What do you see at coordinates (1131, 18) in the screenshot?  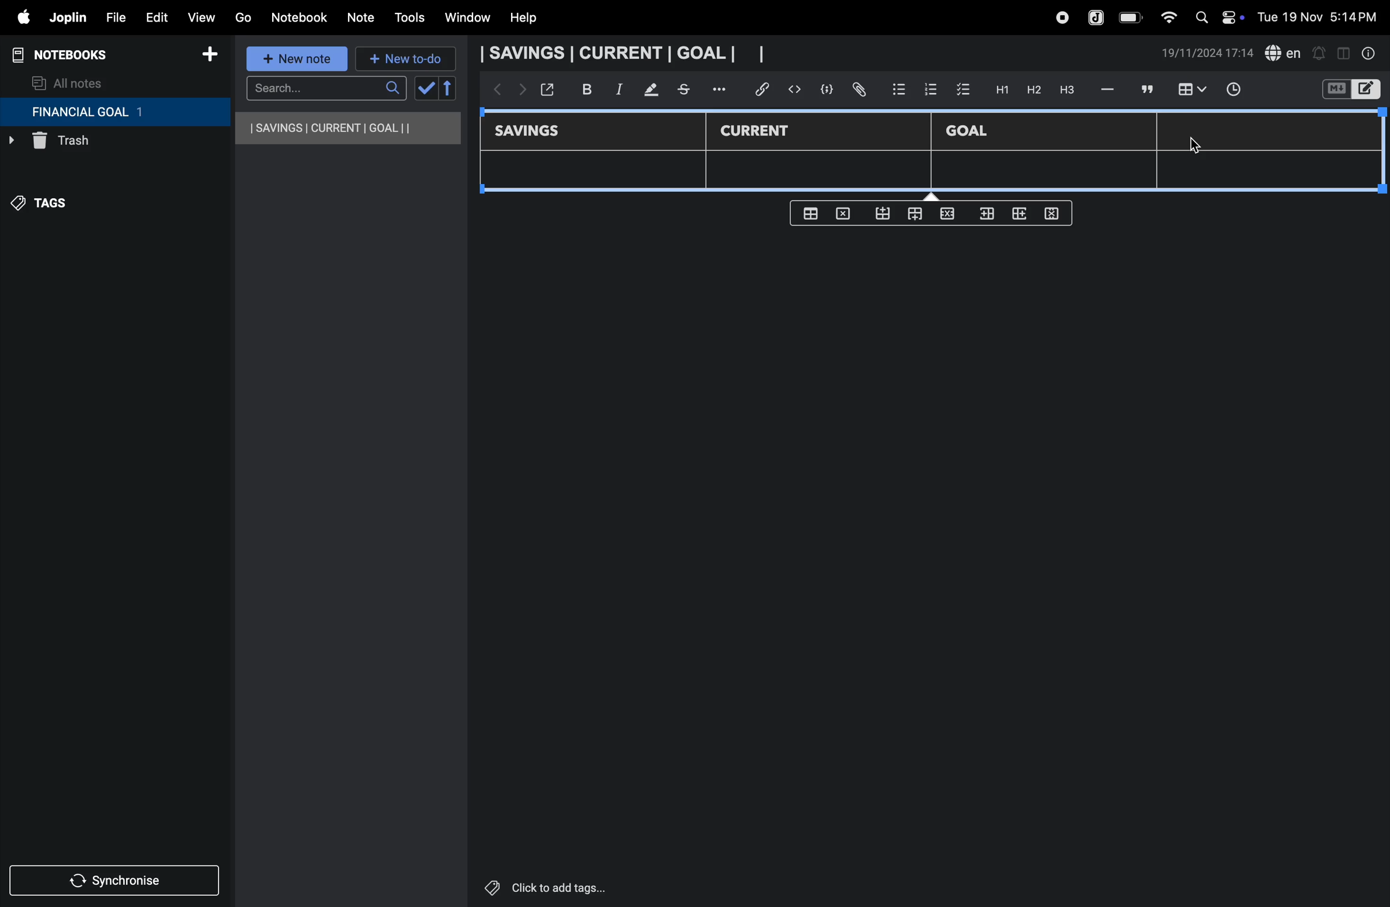 I see `battery` at bounding box center [1131, 18].